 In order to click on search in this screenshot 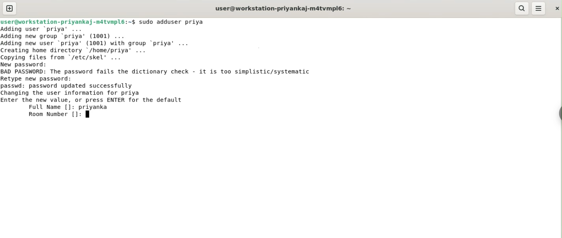, I will do `click(522, 9)`.